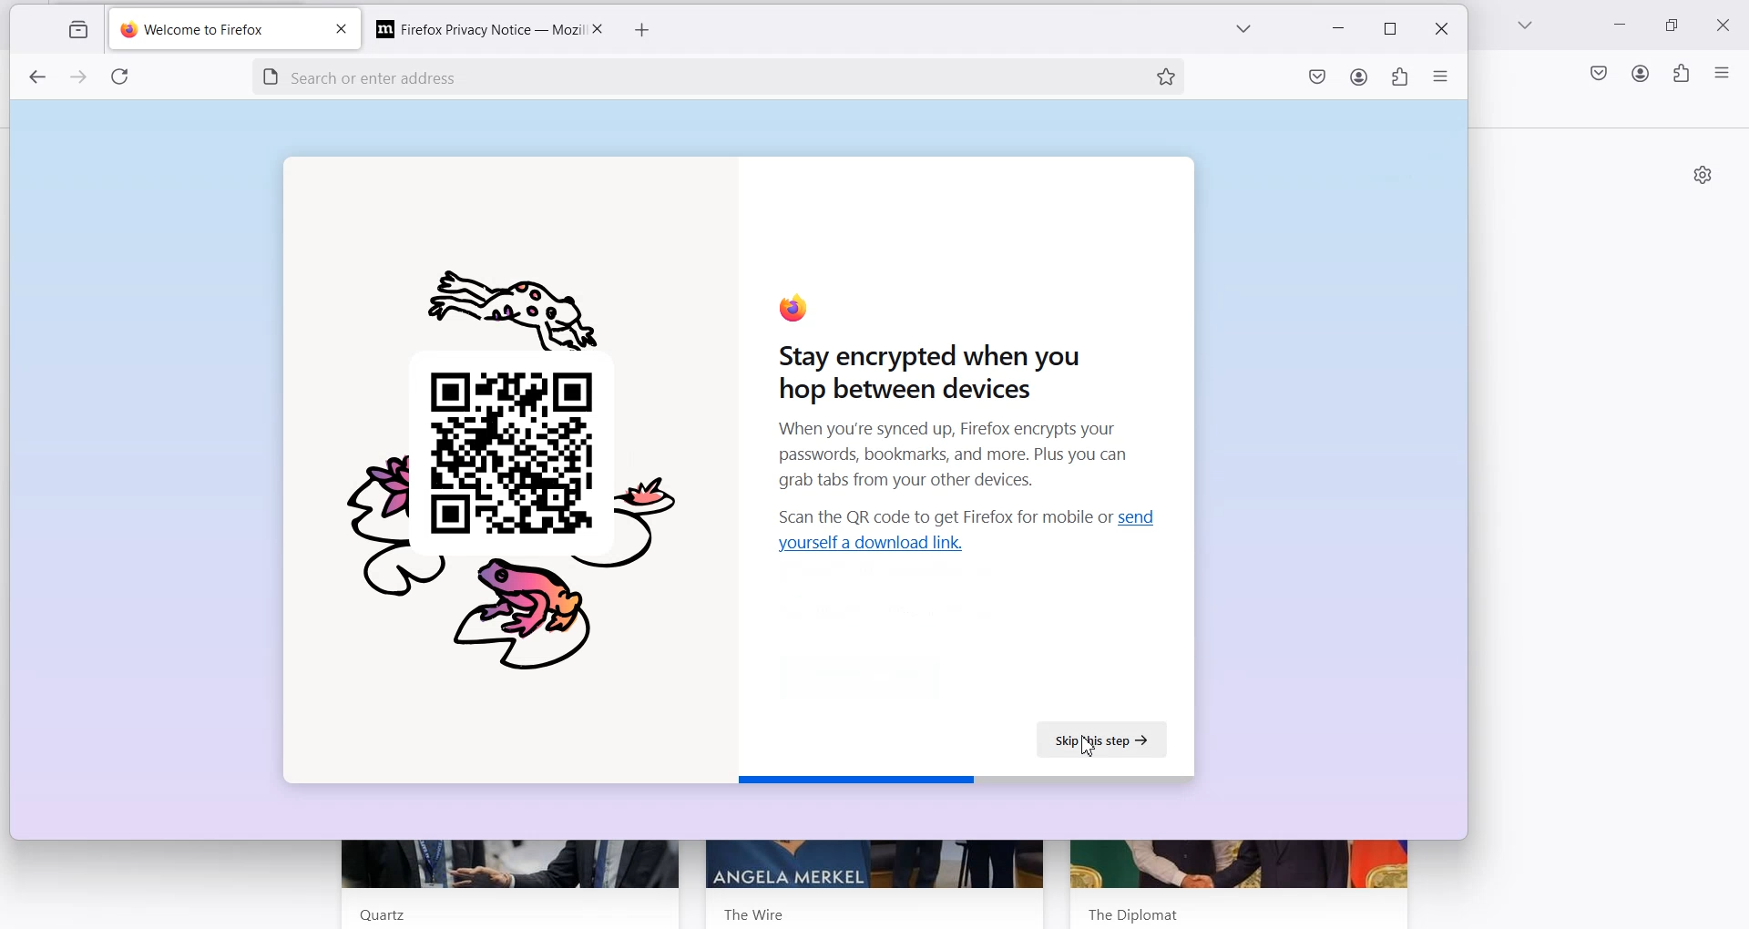 The width and height of the screenshot is (1749, 929). What do you see at coordinates (671, 75) in the screenshot?
I see `search or enter address` at bounding box center [671, 75].